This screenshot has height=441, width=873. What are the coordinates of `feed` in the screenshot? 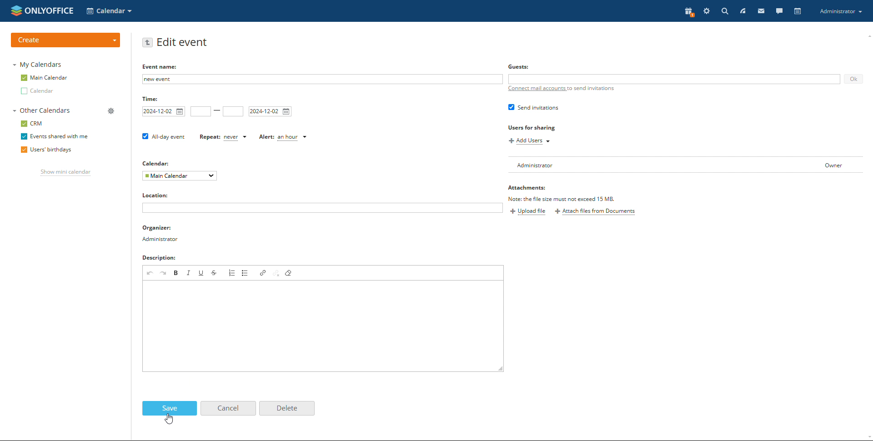 It's located at (743, 12).